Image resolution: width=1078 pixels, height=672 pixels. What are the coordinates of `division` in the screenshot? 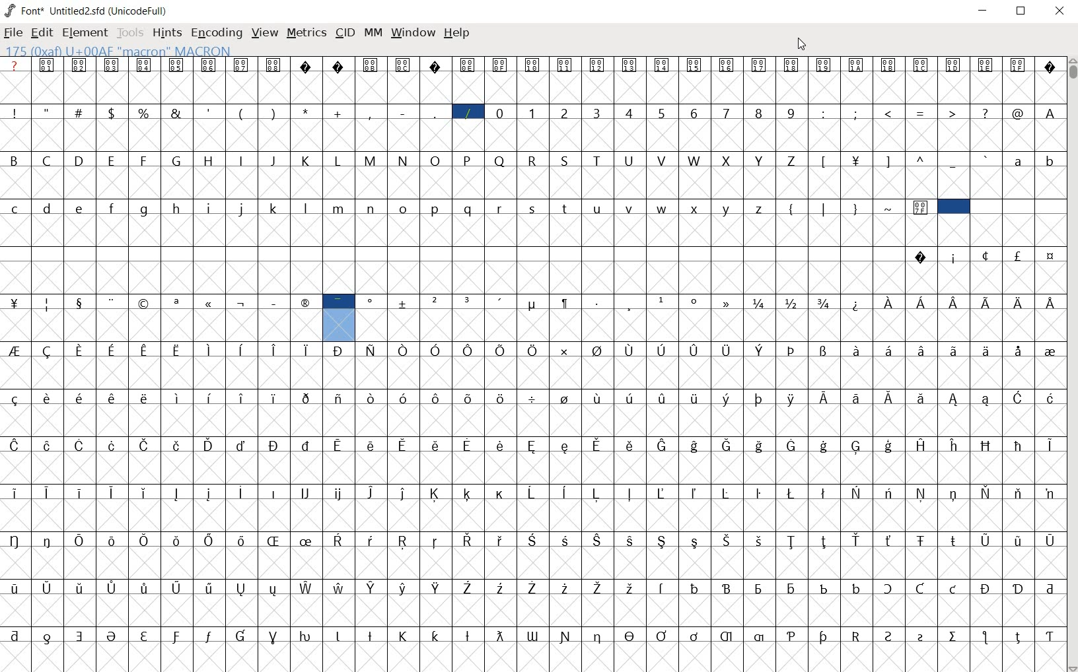 It's located at (534, 413).